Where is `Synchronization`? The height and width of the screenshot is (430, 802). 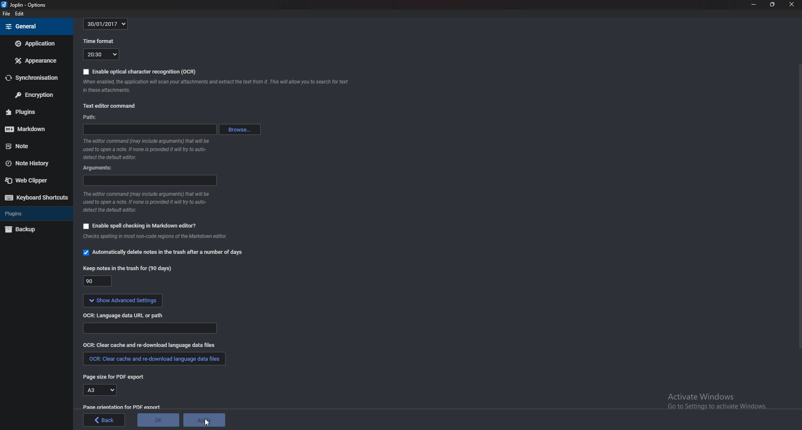
Synchronization is located at coordinates (35, 78).